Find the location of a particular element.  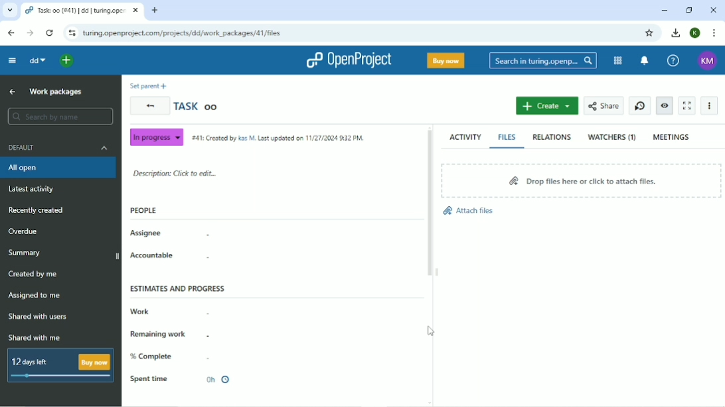

- is located at coordinates (210, 259).